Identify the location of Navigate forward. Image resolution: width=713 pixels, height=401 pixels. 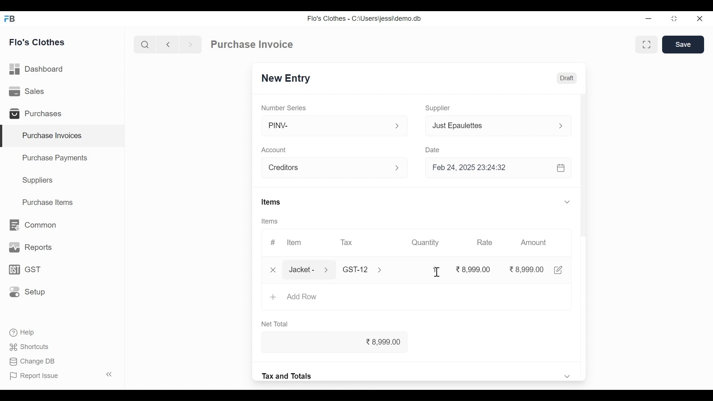
(190, 45).